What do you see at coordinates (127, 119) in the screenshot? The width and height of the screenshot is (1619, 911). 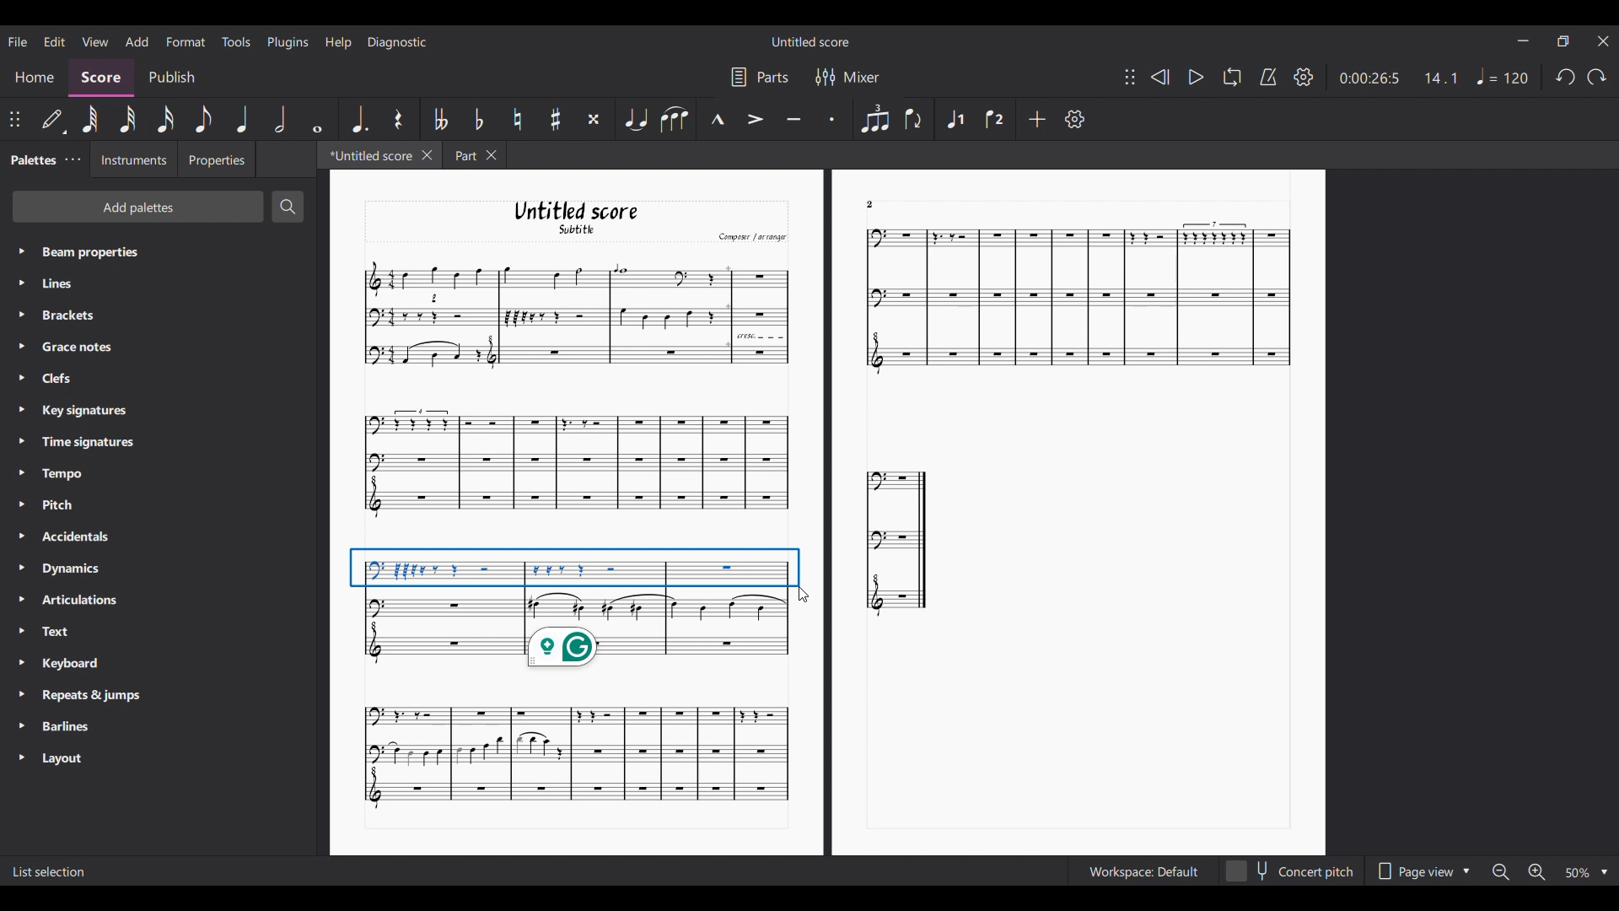 I see `32nd note` at bounding box center [127, 119].